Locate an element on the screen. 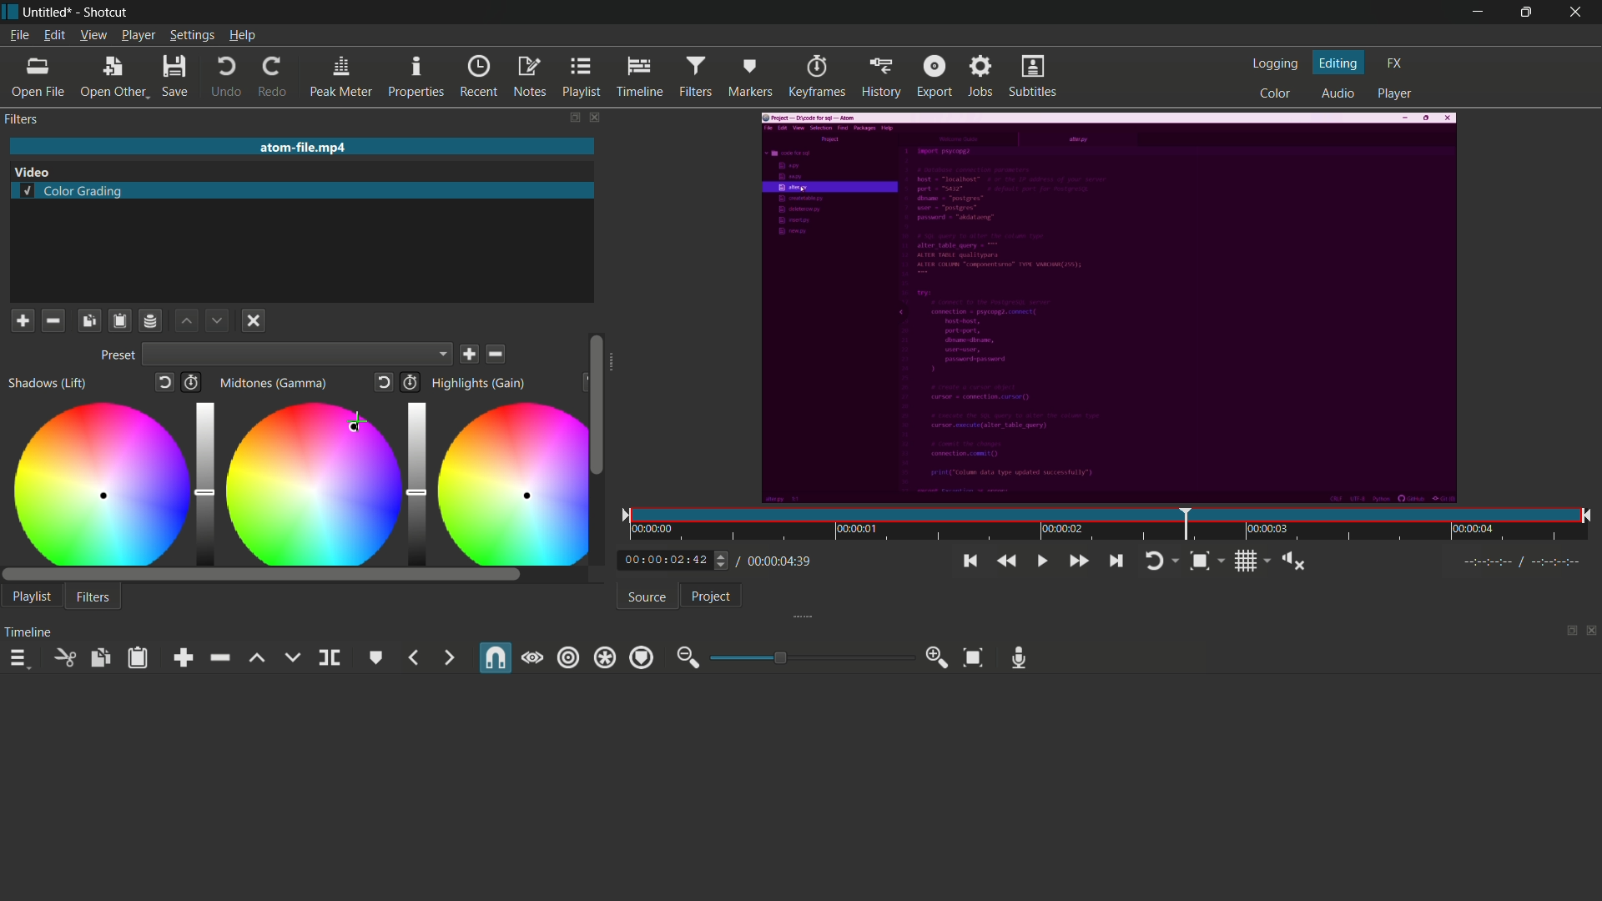 The width and height of the screenshot is (1602, 901). change layout is located at coordinates (569, 117).